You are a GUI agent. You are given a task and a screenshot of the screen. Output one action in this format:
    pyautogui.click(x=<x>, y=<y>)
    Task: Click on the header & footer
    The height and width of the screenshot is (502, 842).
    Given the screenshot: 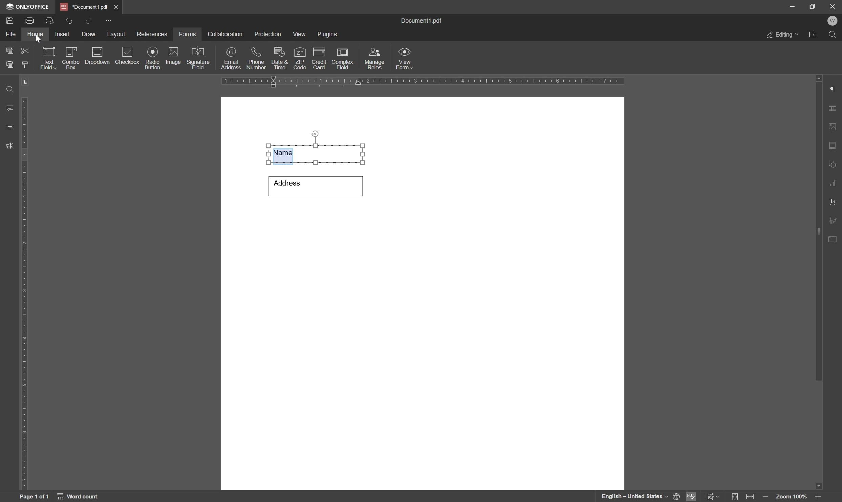 What is the action you would take?
    pyautogui.click(x=834, y=146)
    